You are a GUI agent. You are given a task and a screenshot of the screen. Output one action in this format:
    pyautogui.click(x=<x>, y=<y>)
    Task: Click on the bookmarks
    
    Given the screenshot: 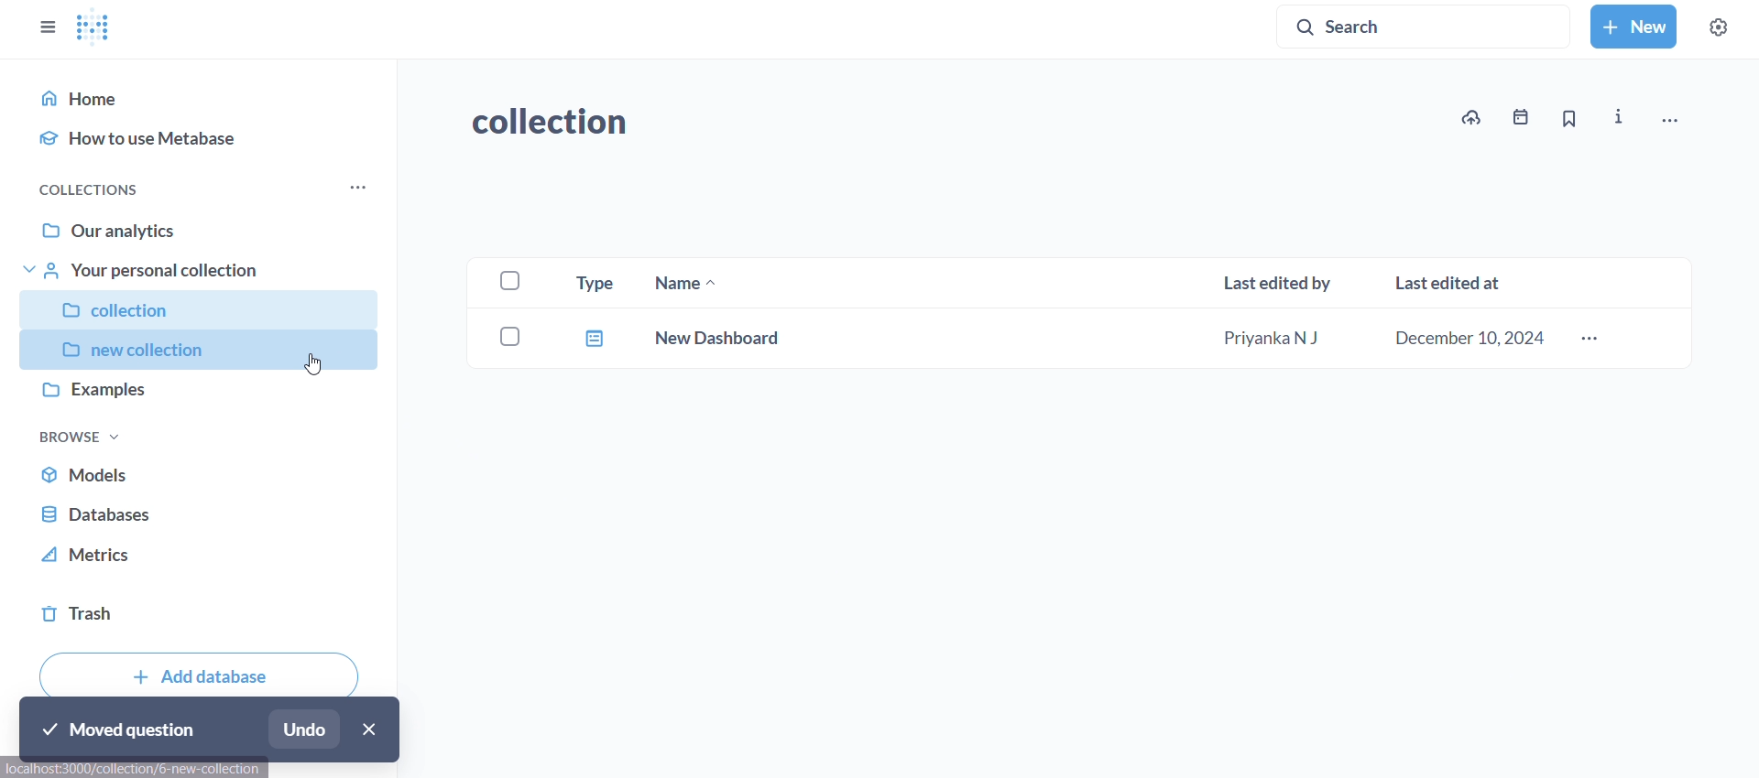 What is the action you would take?
    pyautogui.click(x=1567, y=120)
    